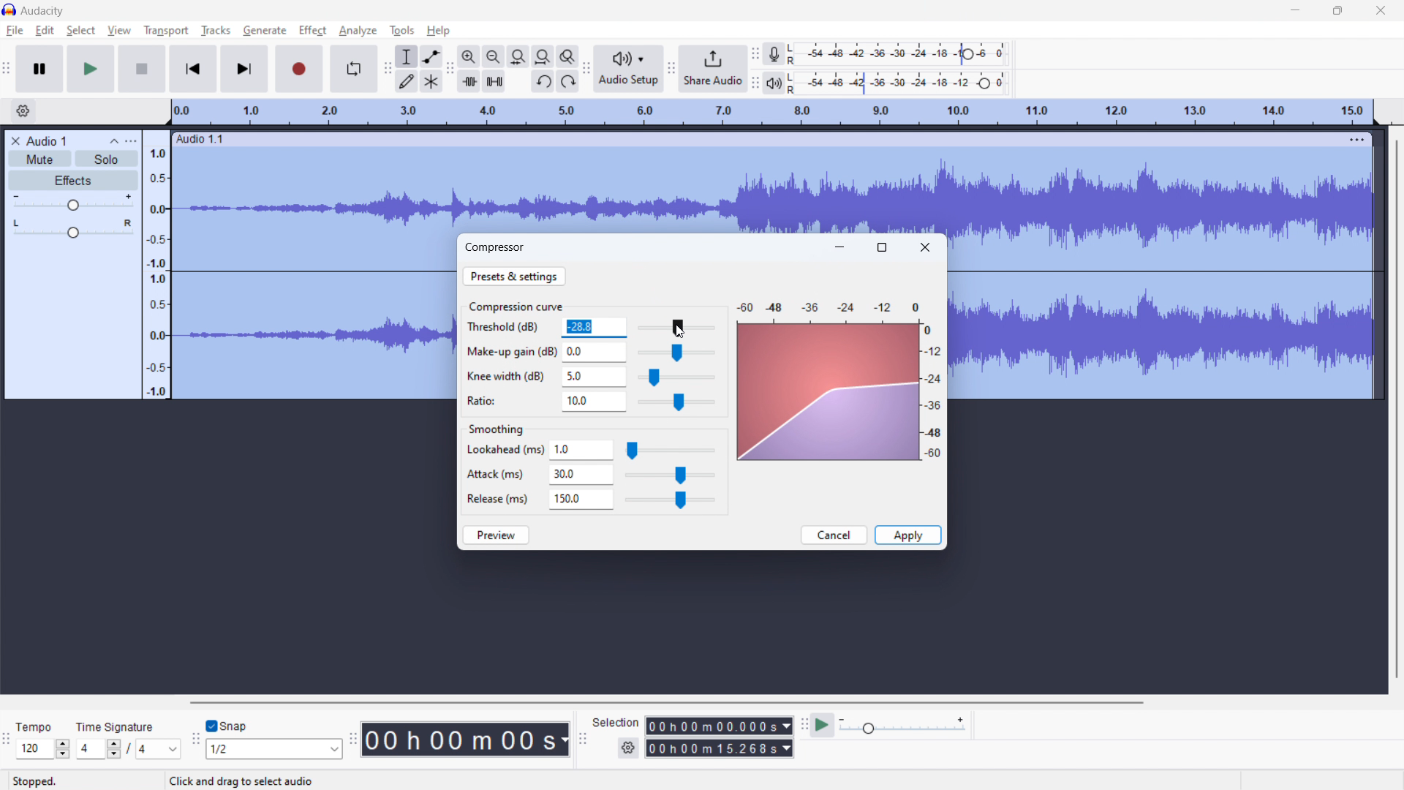 This screenshot has width=1404, height=790. I want to click on play at speed toolbar, so click(803, 725).